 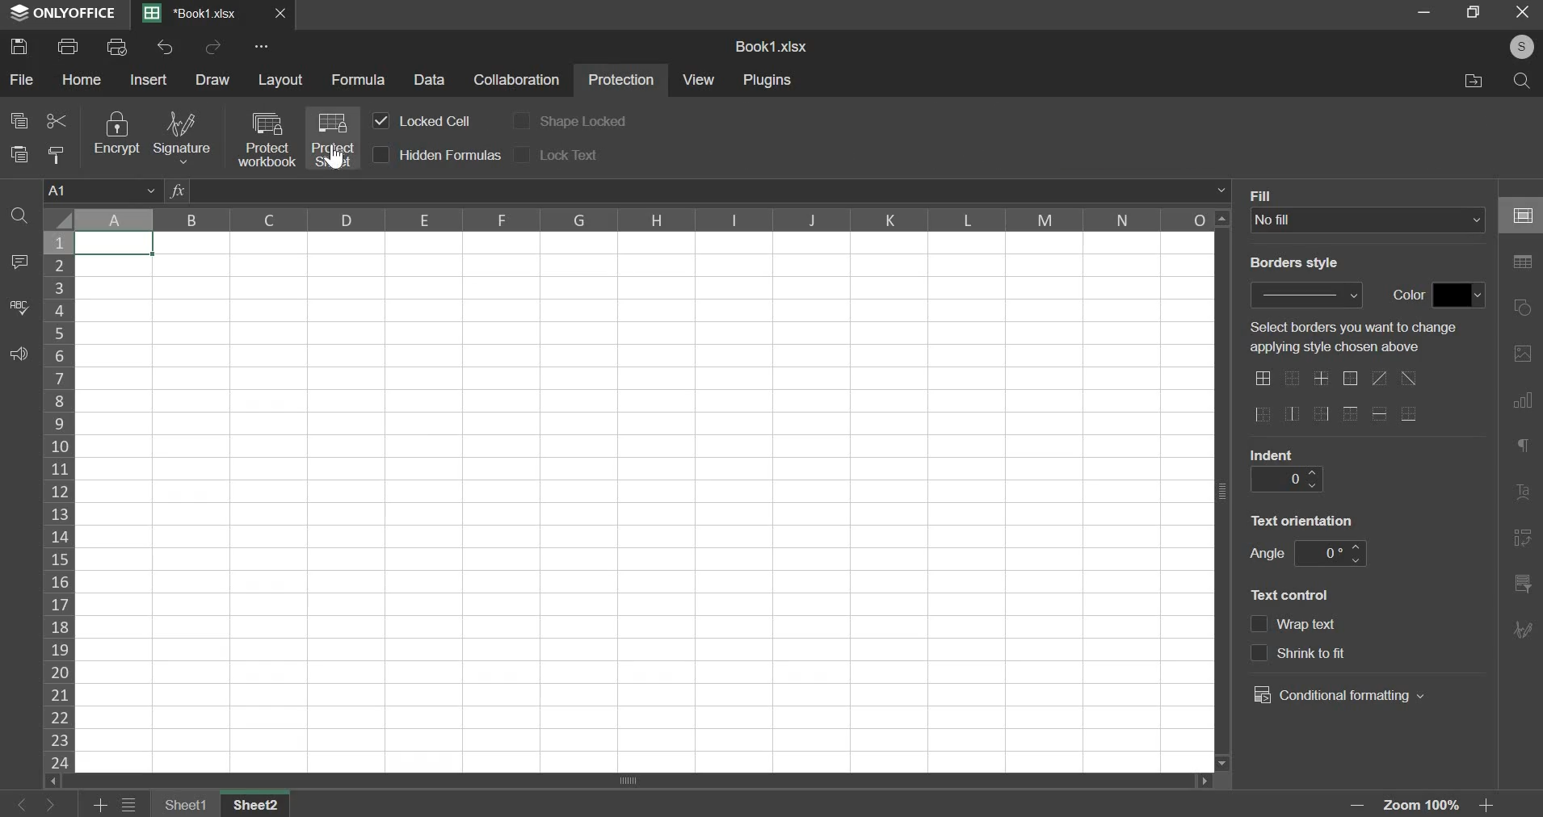 I want to click on save, so click(x=19, y=44).